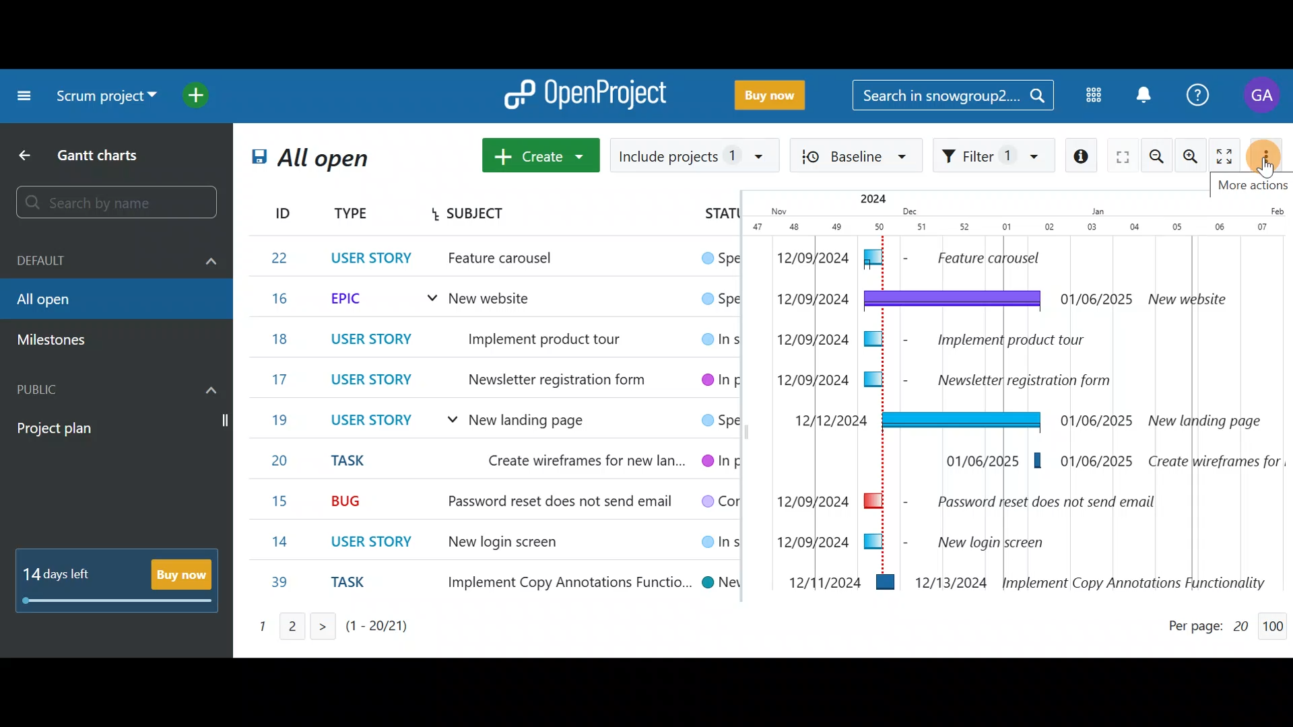 The image size is (1293, 727). I want to click on Default, so click(119, 262).